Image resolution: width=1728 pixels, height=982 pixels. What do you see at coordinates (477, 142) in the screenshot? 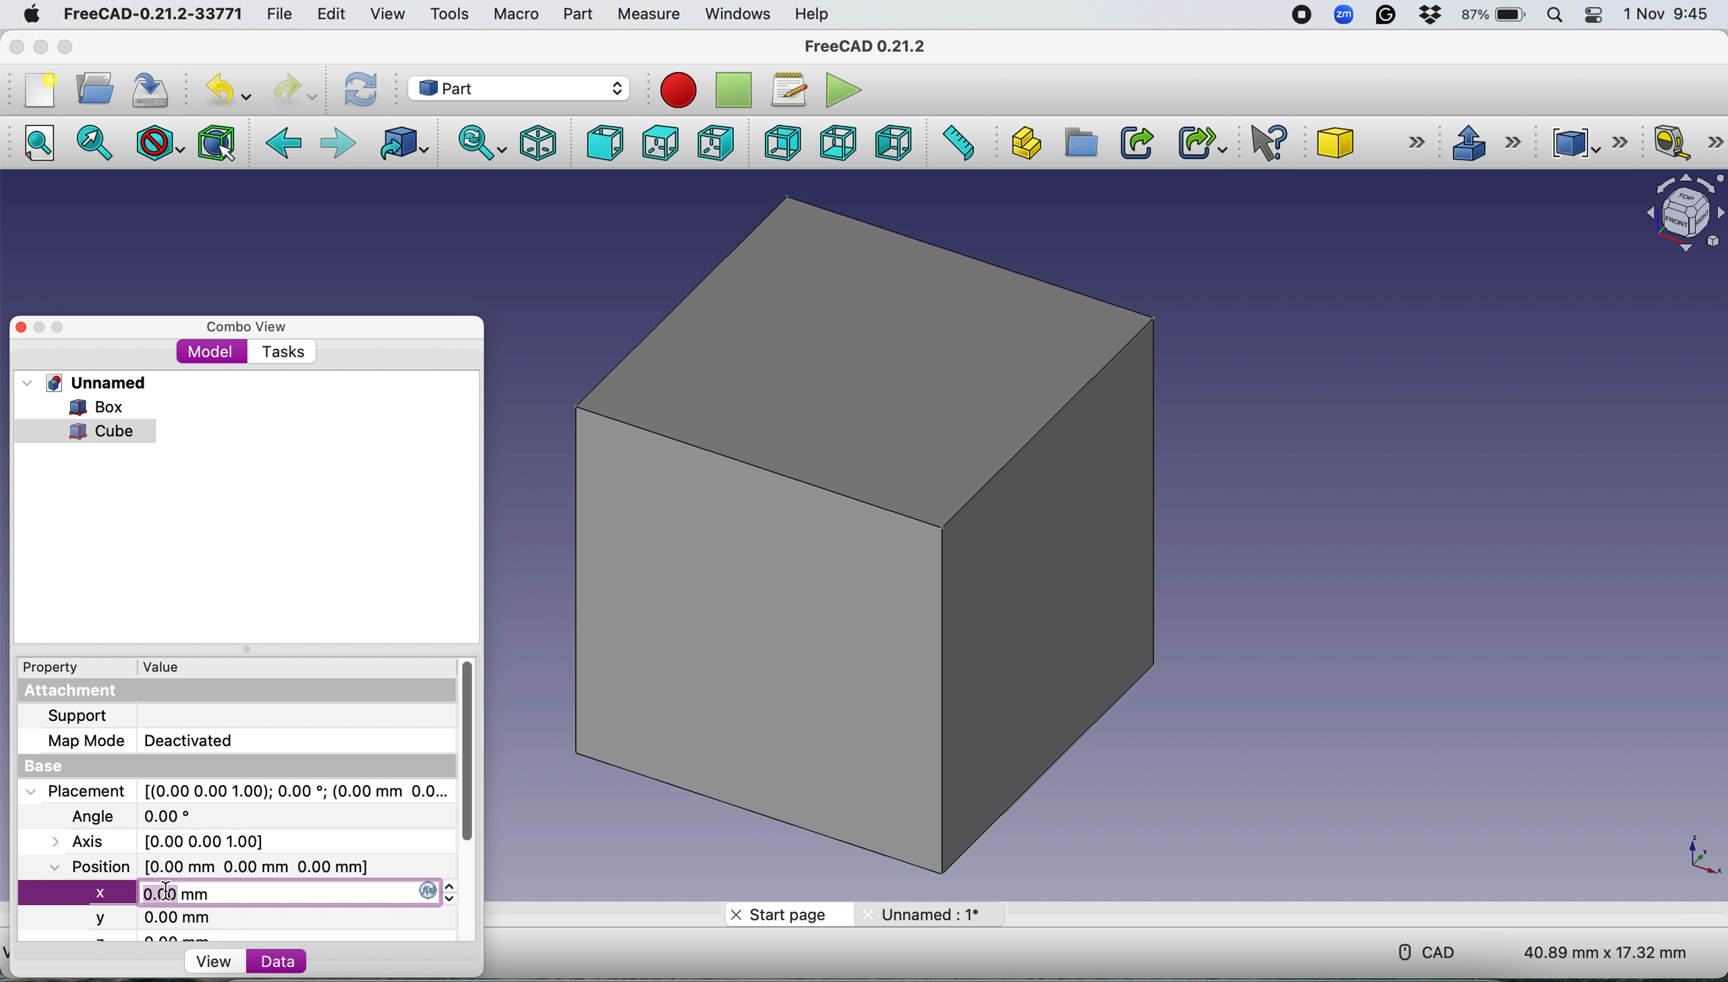
I see `Sync view` at bounding box center [477, 142].